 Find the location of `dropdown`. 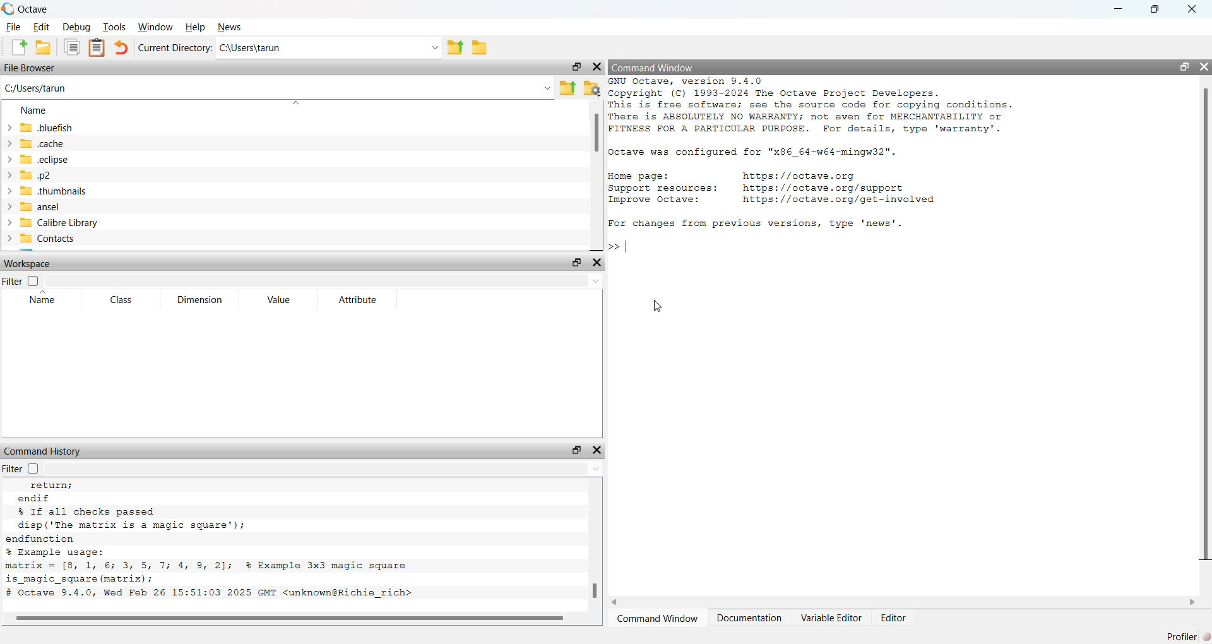

dropdown is located at coordinates (434, 48).